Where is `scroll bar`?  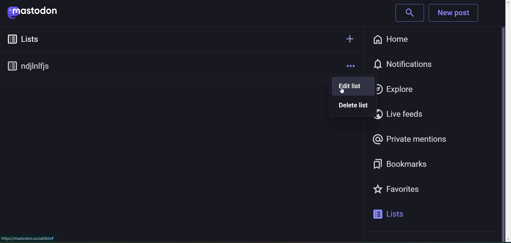 scroll bar is located at coordinates (502, 123).